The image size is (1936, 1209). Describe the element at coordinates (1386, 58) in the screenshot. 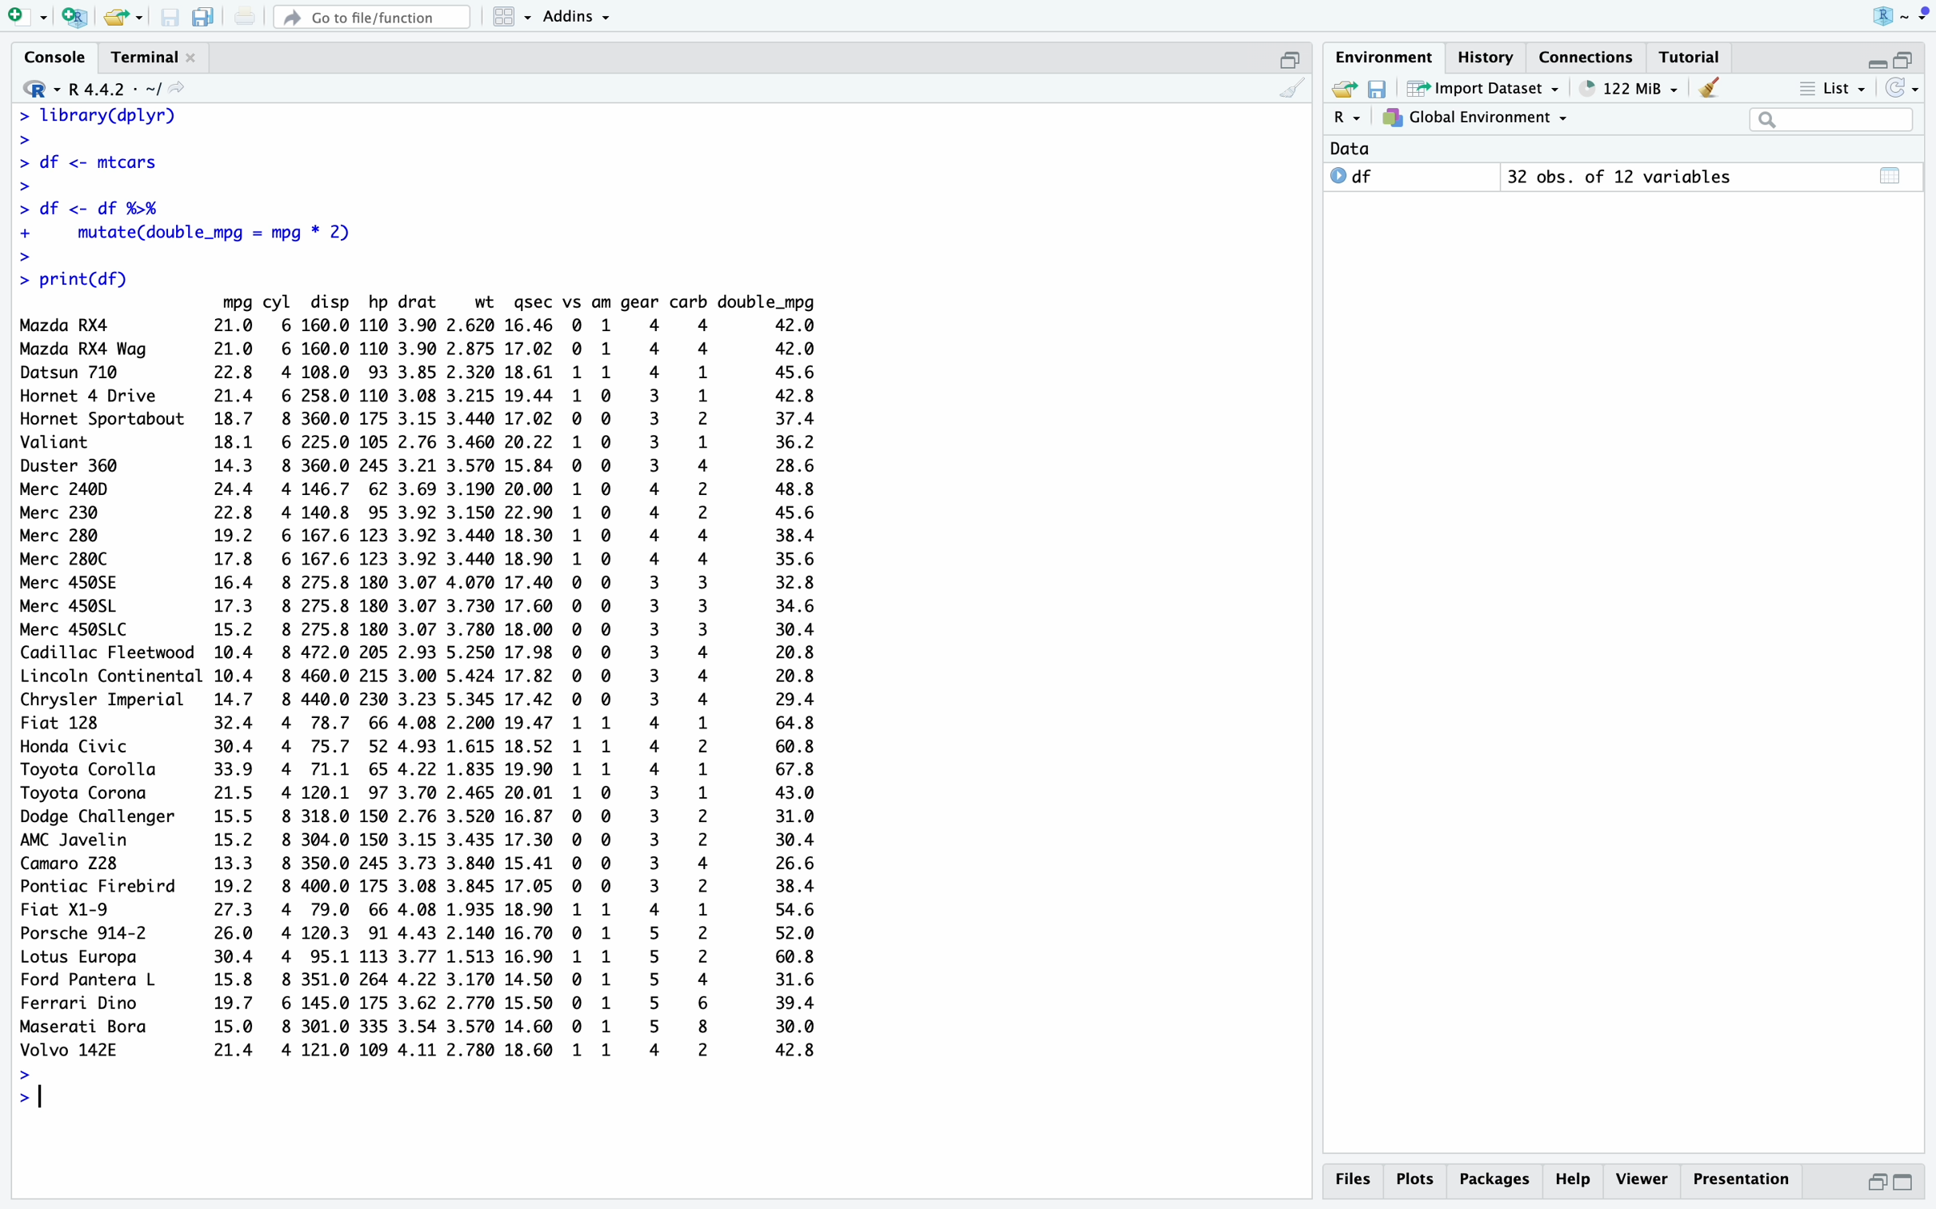

I see `Environment ` at that location.